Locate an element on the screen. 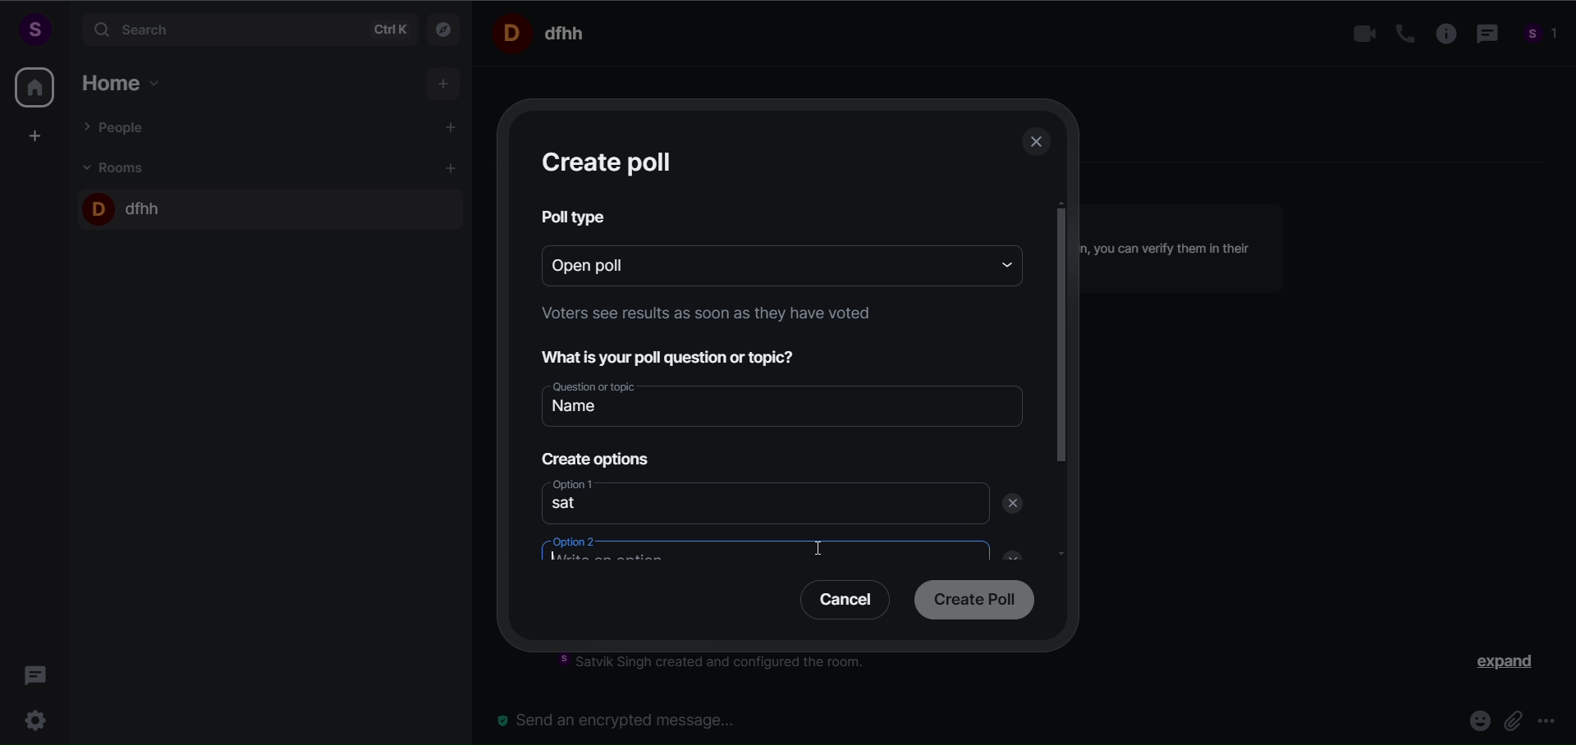  create poll is located at coordinates (611, 162).